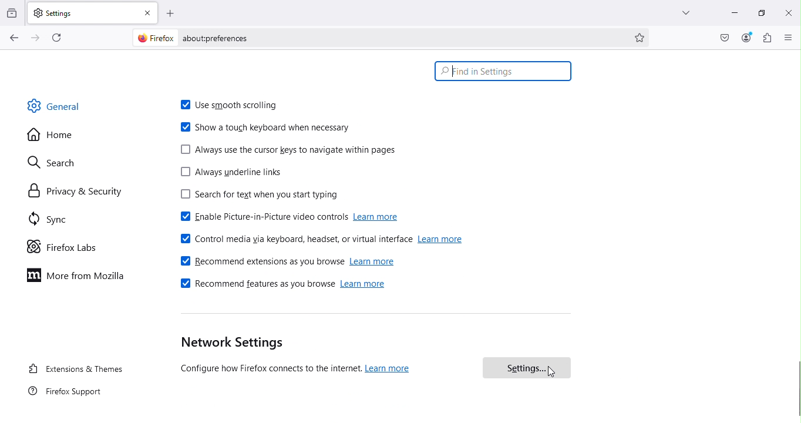 The height and width of the screenshot is (423, 801). Describe the element at coordinates (733, 12) in the screenshot. I see `Minimize` at that location.